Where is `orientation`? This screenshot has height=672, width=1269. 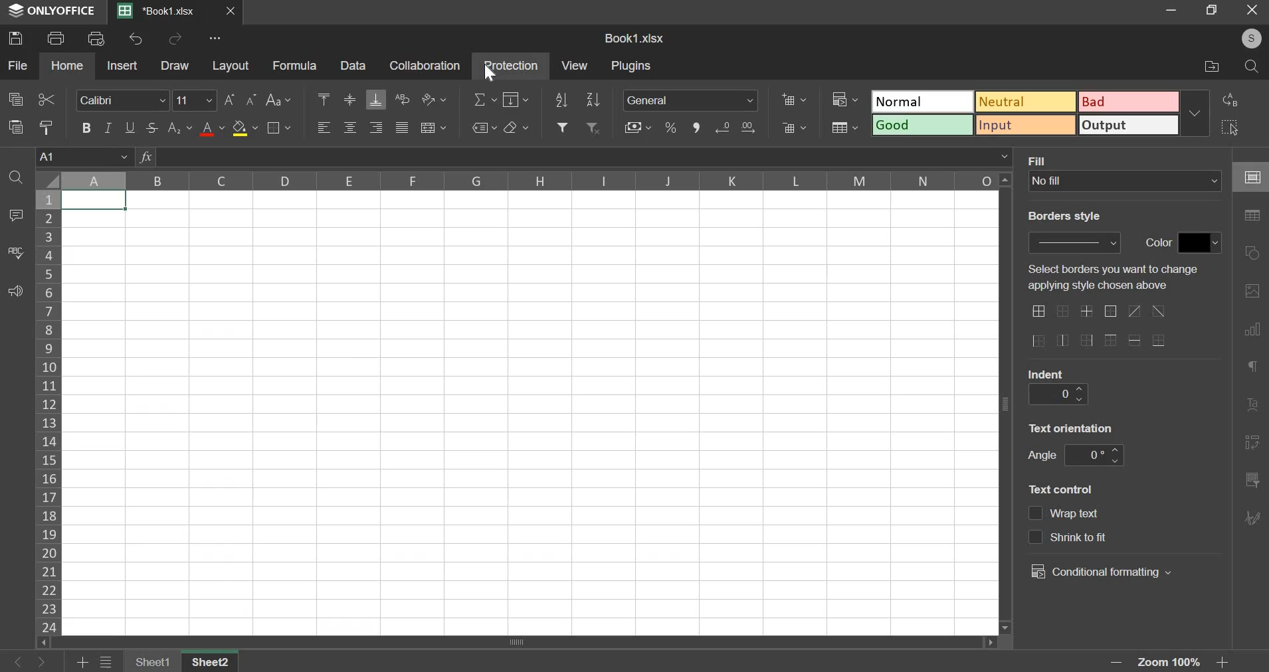 orientation is located at coordinates (434, 100).